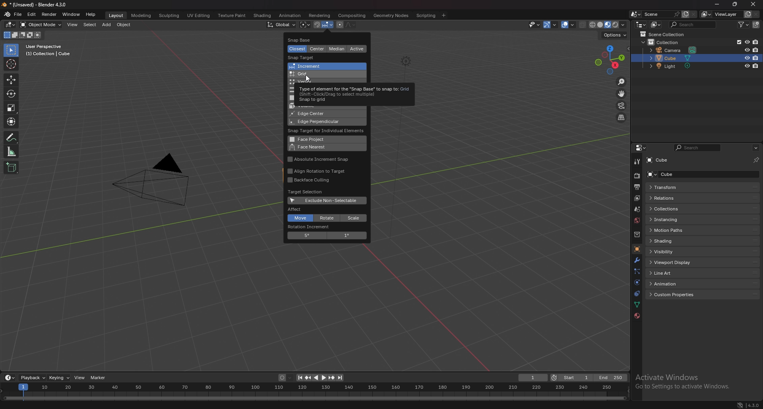 The width and height of the screenshot is (763, 409). What do you see at coordinates (232, 15) in the screenshot?
I see `texture paint` at bounding box center [232, 15].